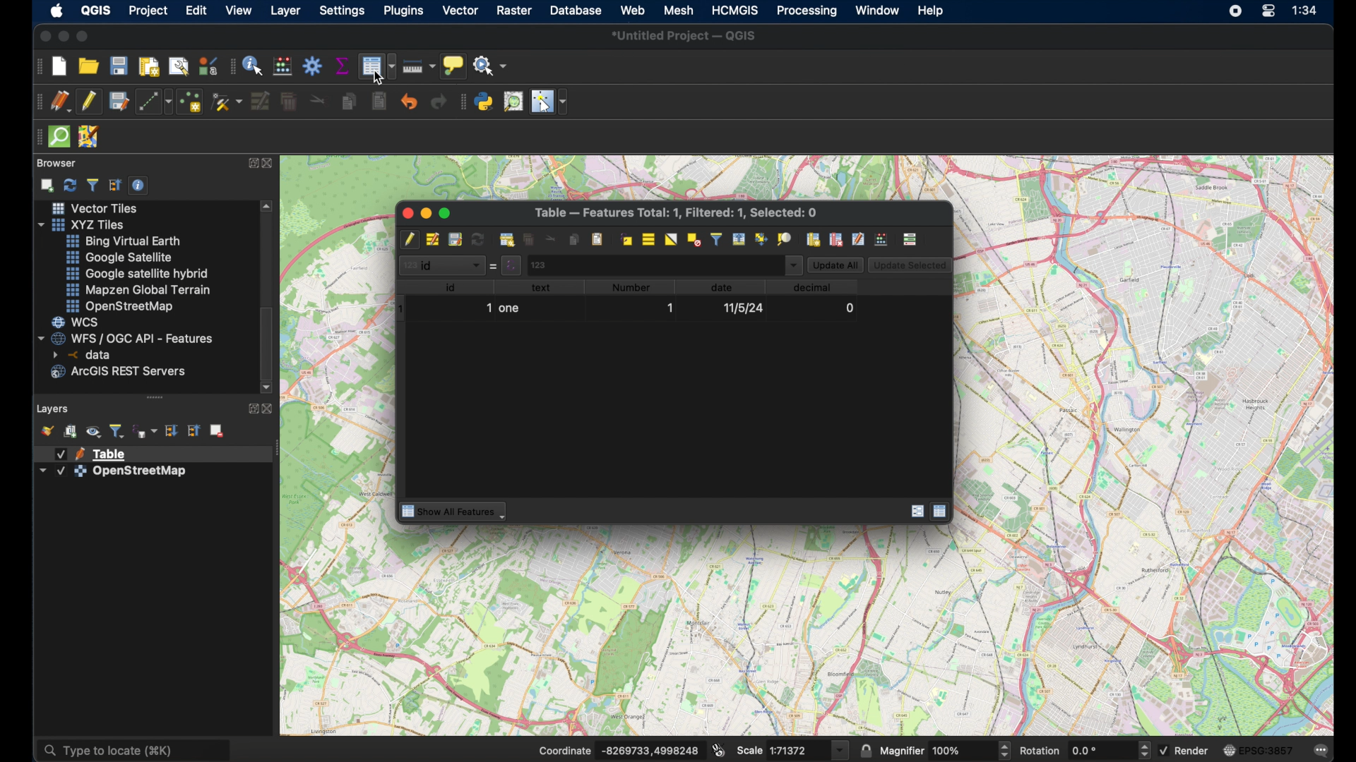 The width and height of the screenshot is (1356, 762). Describe the element at coordinates (237, 10) in the screenshot. I see `view` at that location.